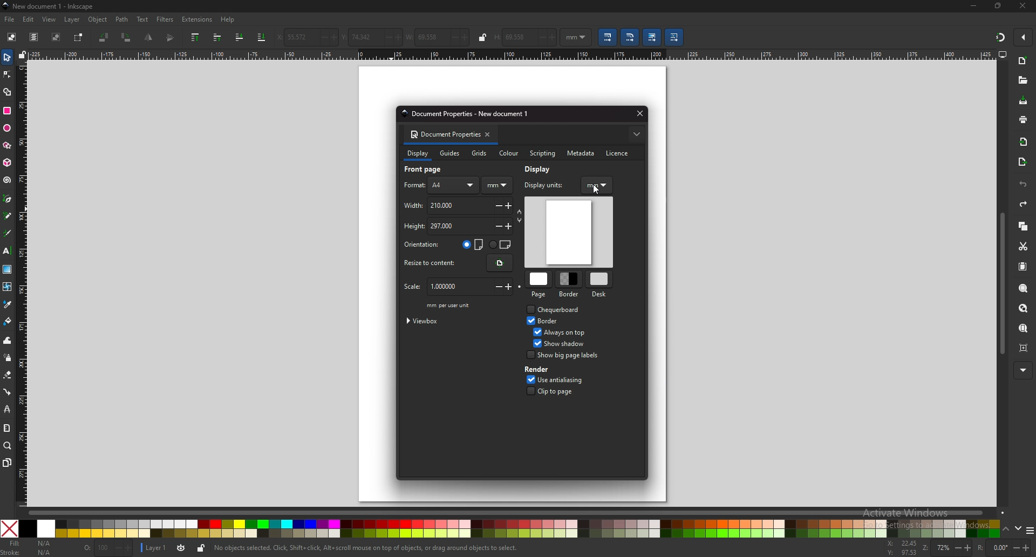  What do you see at coordinates (6, 163) in the screenshot?
I see `3d box` at bounding box center [6, 163].